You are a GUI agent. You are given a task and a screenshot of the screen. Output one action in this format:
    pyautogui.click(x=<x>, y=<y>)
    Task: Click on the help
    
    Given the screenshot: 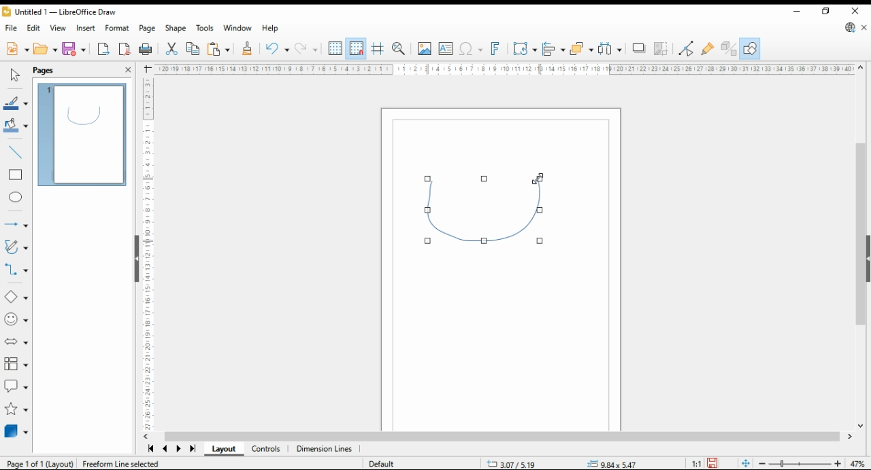 What is the action you would take?
    pyautogui.click(x=271, y=28)
    